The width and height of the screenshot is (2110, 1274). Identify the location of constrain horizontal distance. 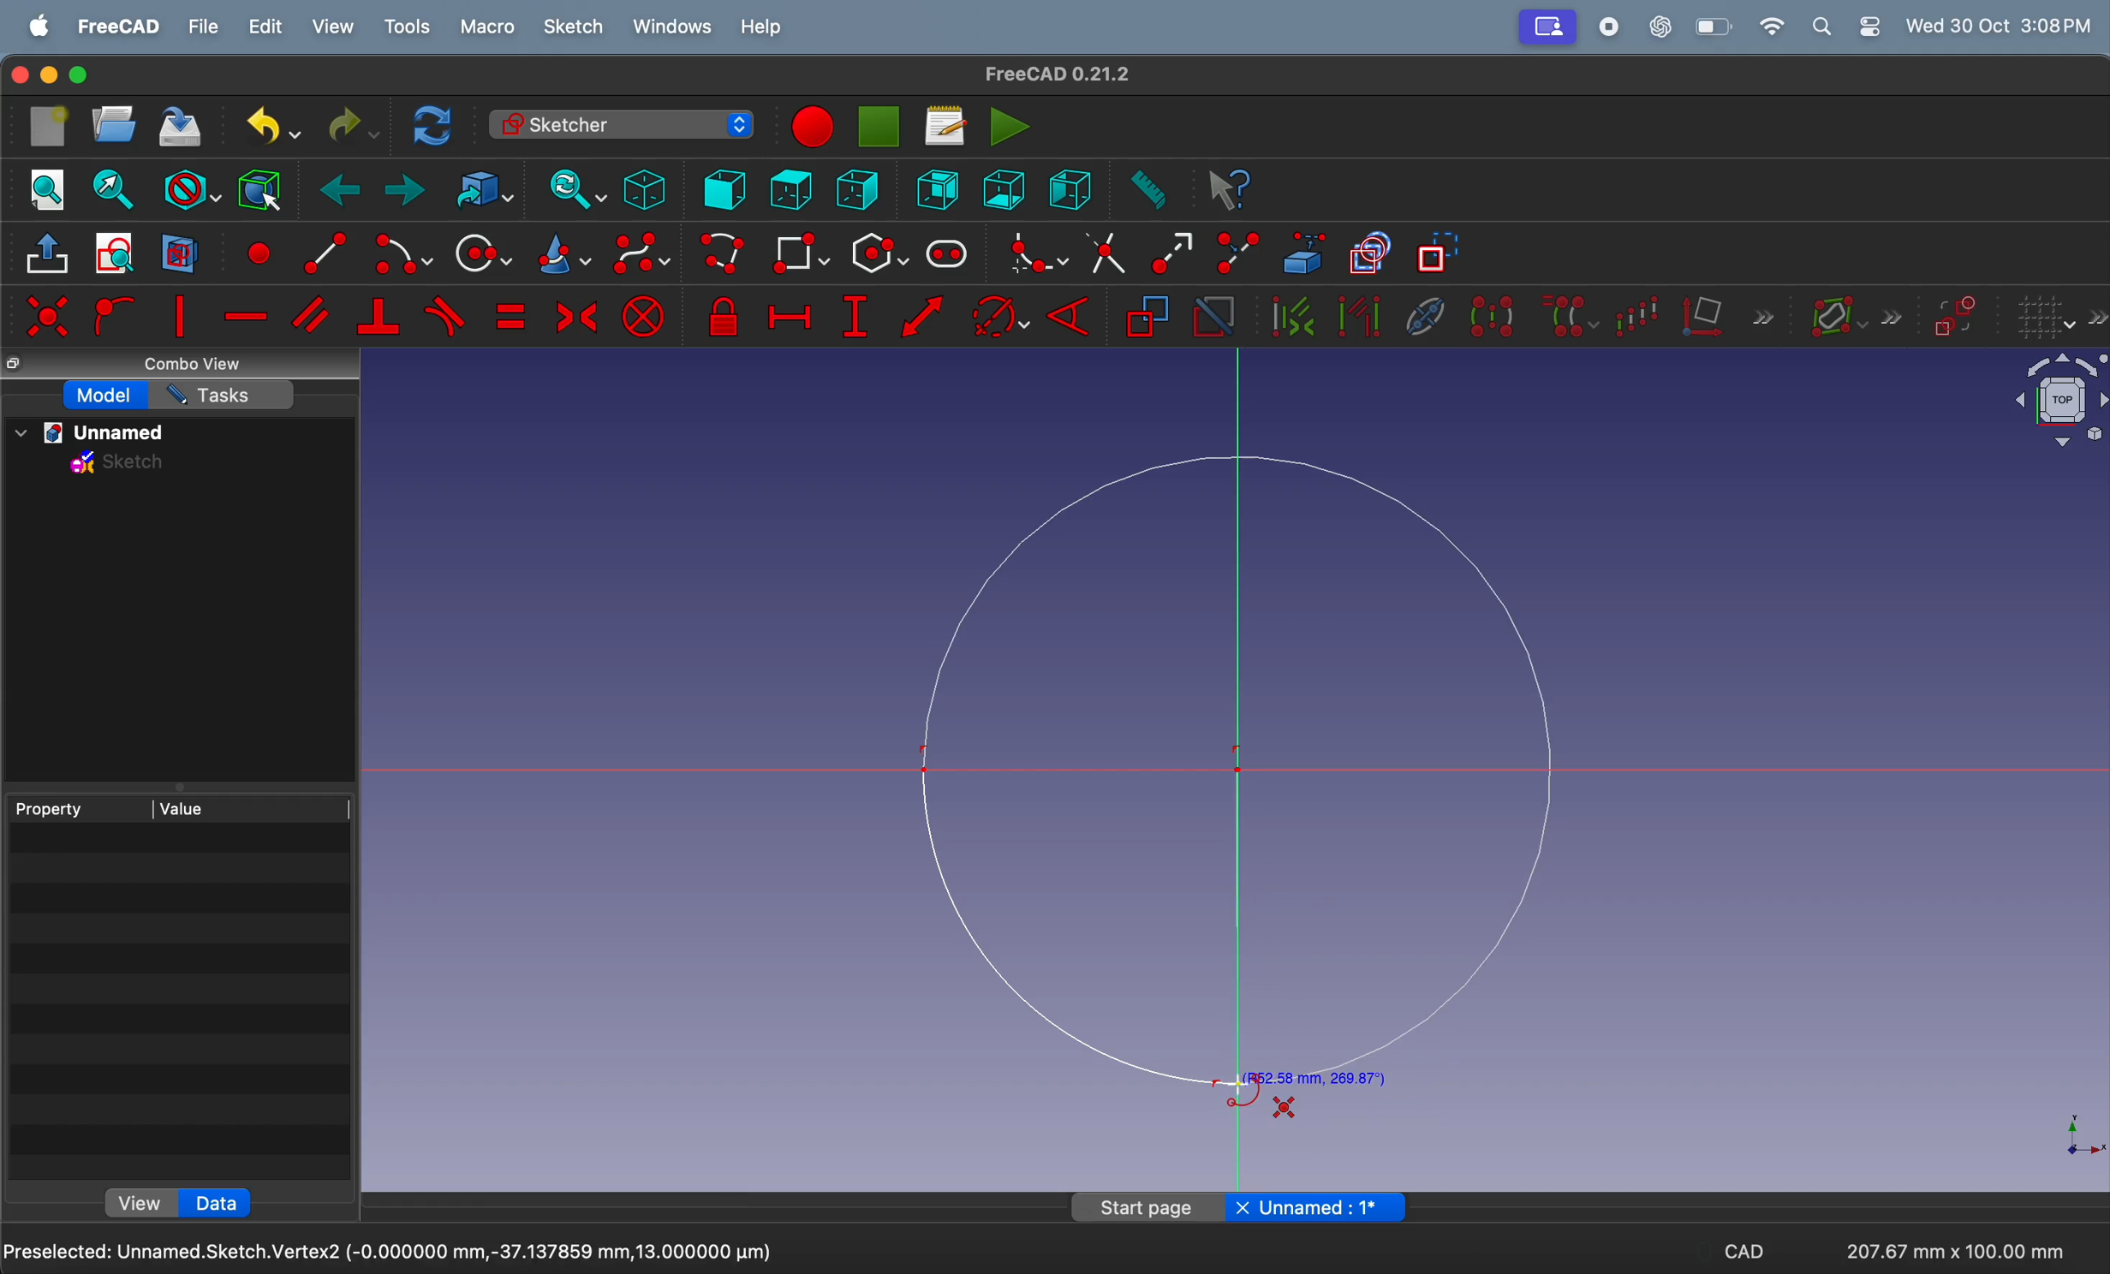
(789, 313).